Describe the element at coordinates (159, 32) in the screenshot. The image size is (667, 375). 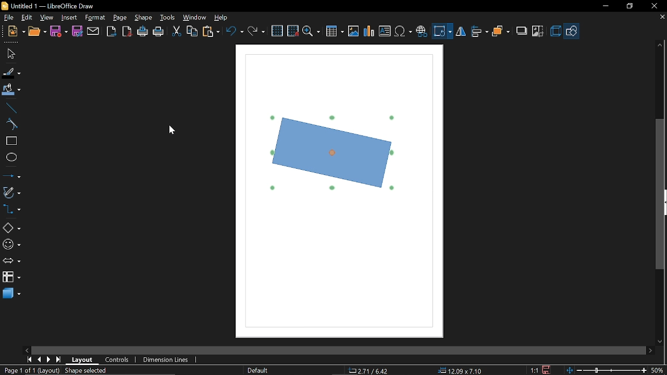
I see `print` at that location.